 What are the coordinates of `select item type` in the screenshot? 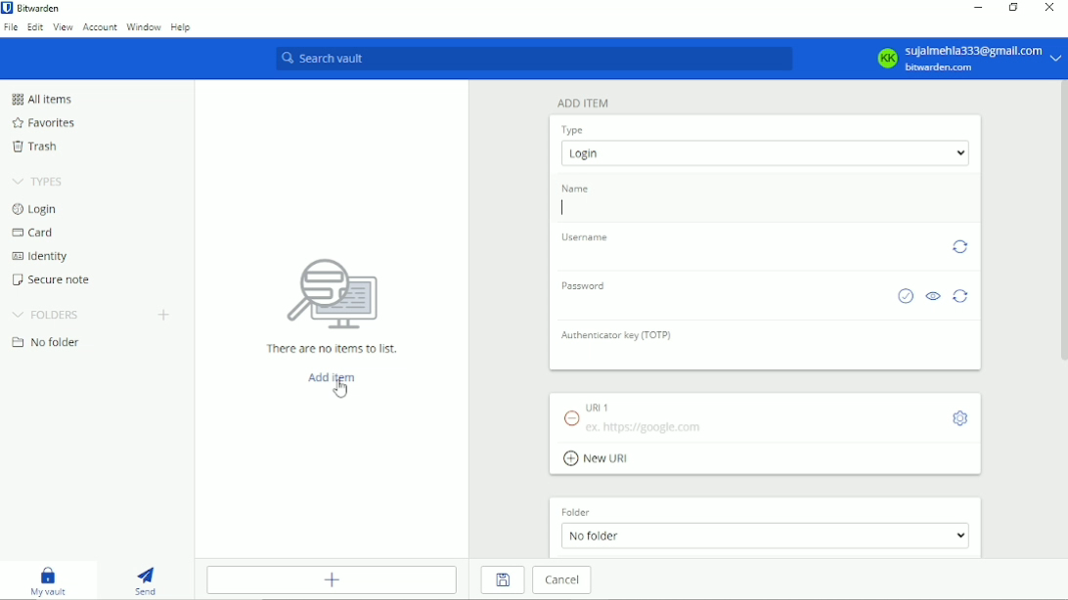 It's located at (765, 153).